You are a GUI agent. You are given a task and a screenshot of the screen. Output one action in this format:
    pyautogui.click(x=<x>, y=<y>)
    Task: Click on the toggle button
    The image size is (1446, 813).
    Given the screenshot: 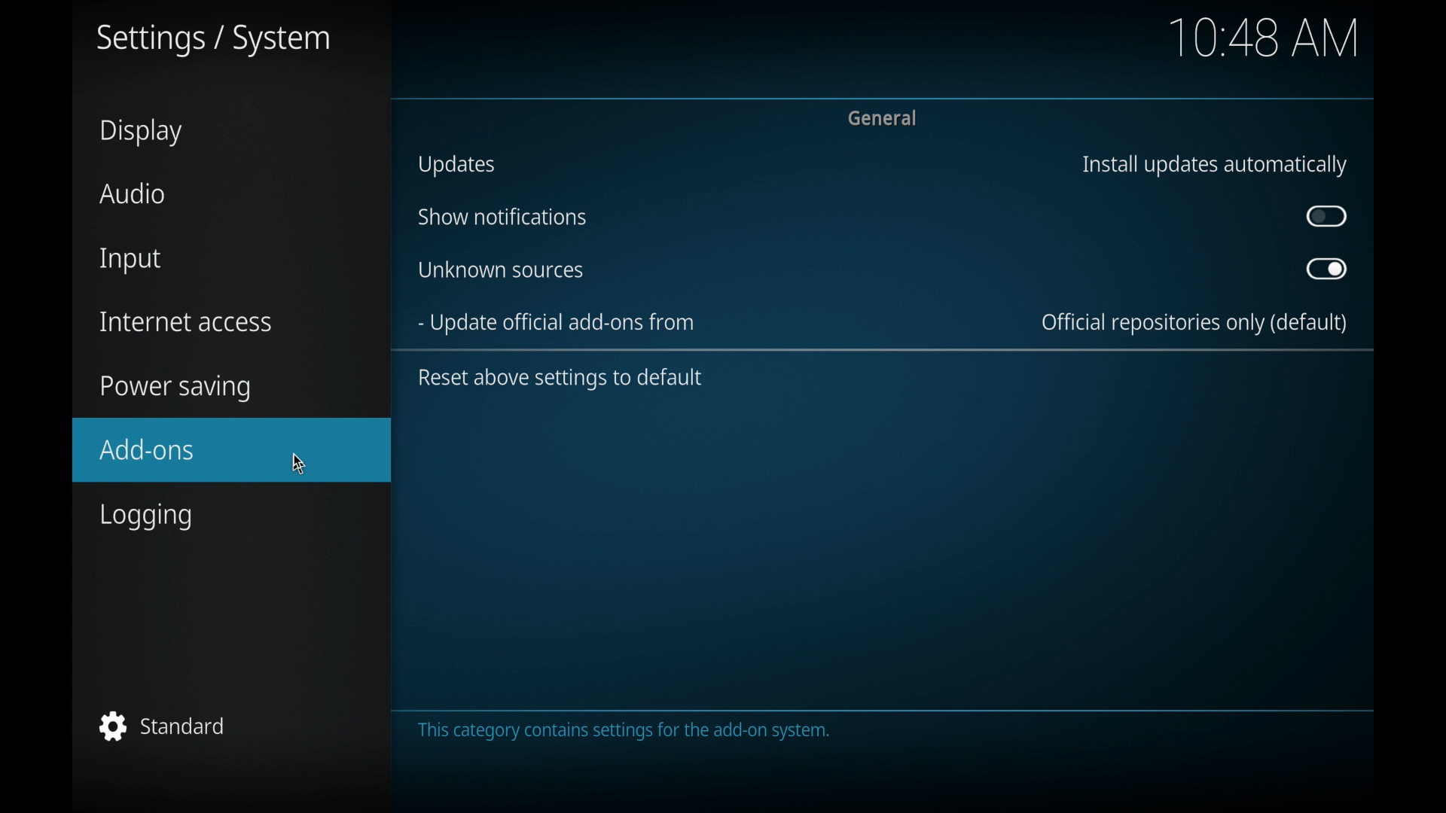 What is the action you would take?
    pyautogui.click(x=1327, y=217)
    